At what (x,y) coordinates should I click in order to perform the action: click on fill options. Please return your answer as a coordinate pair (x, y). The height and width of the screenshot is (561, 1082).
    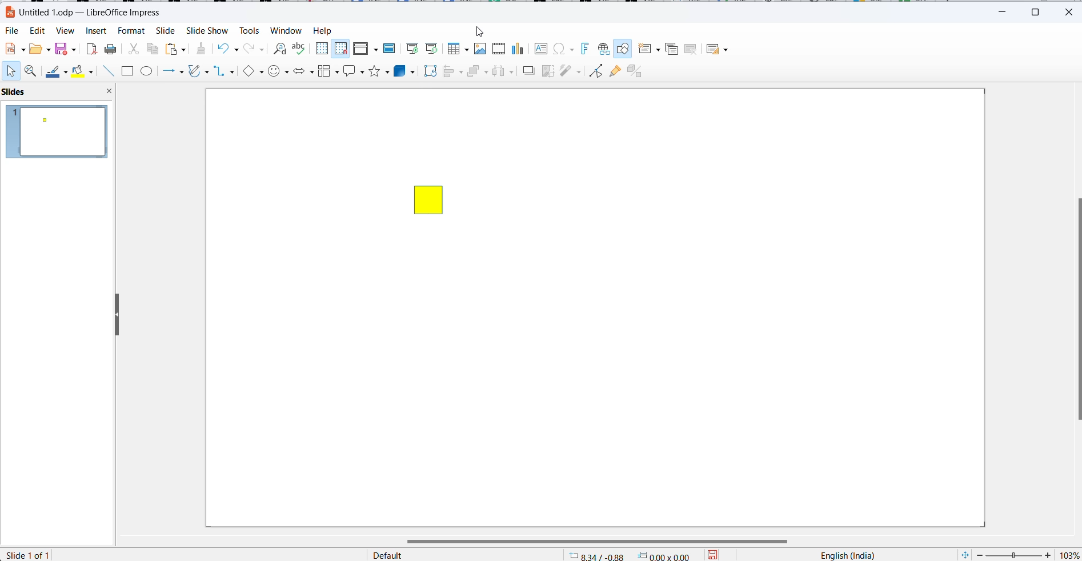
    Looking at the image, I should click on (39, 49).